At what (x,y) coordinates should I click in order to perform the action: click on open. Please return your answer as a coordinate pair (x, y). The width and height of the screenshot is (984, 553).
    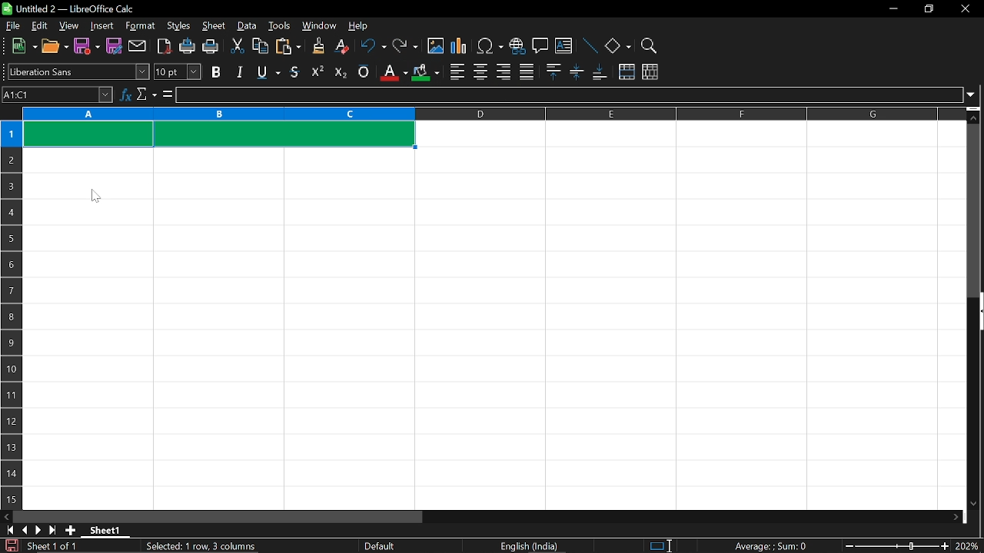
    Looking at the image, I should click on (55, 48).